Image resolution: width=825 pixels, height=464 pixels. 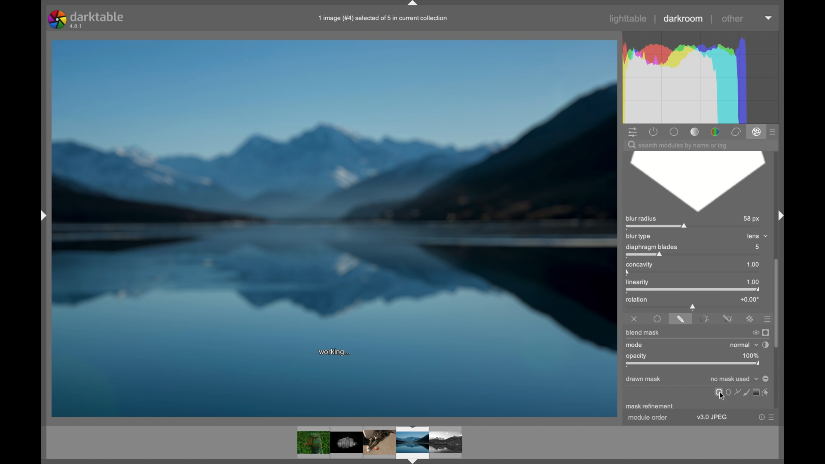 I want to click on tone, so click(x=694, y=131).